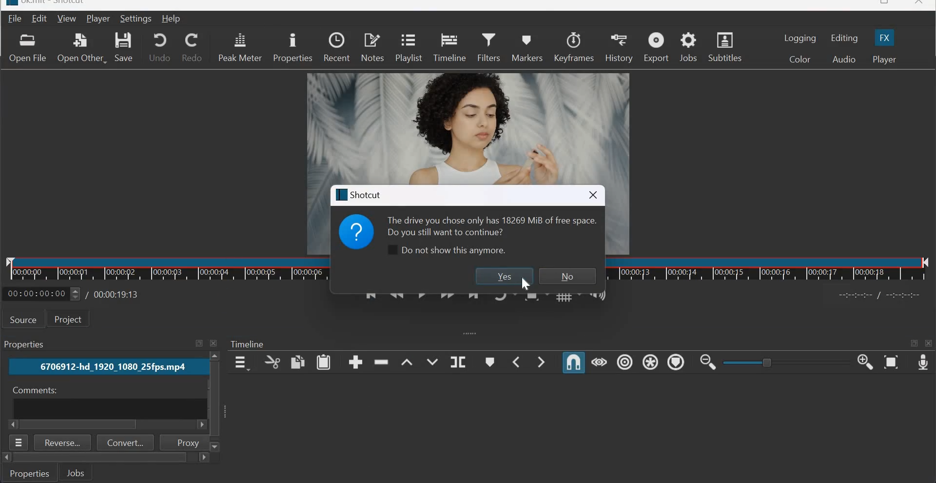 The width and height of the screenshot is (936, 483). I want to click on Audio, so click(844, 60).